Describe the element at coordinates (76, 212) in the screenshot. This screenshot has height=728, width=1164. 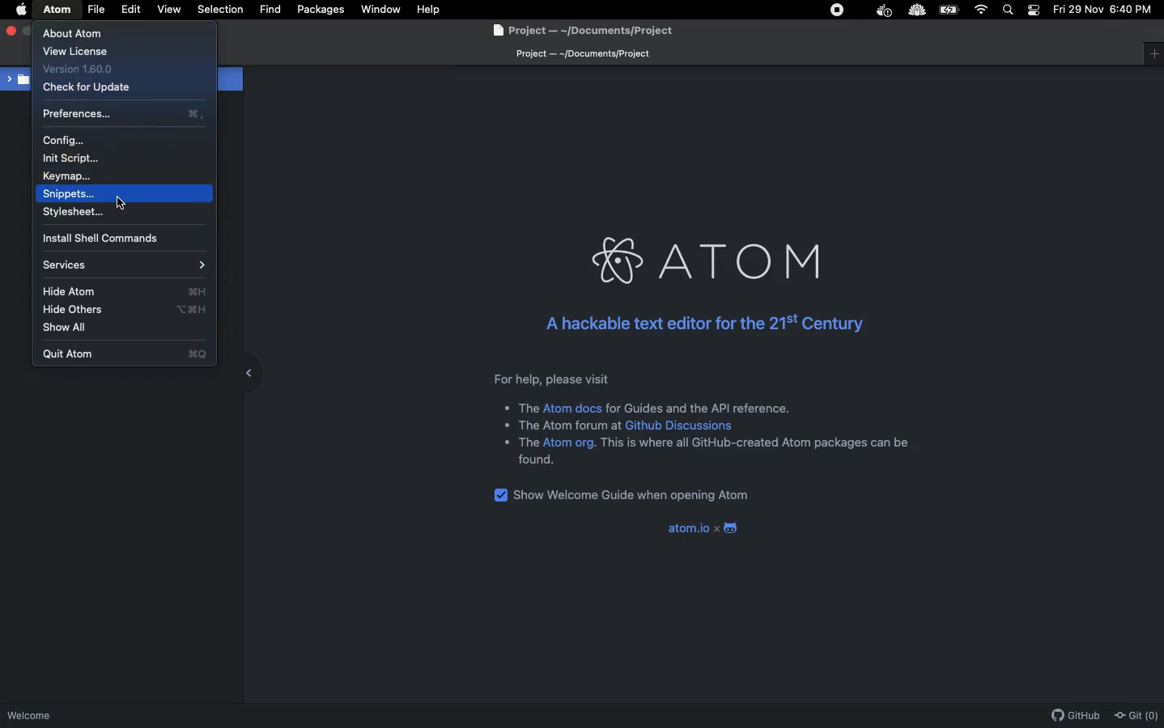
I see `Stylesheet` at that location.